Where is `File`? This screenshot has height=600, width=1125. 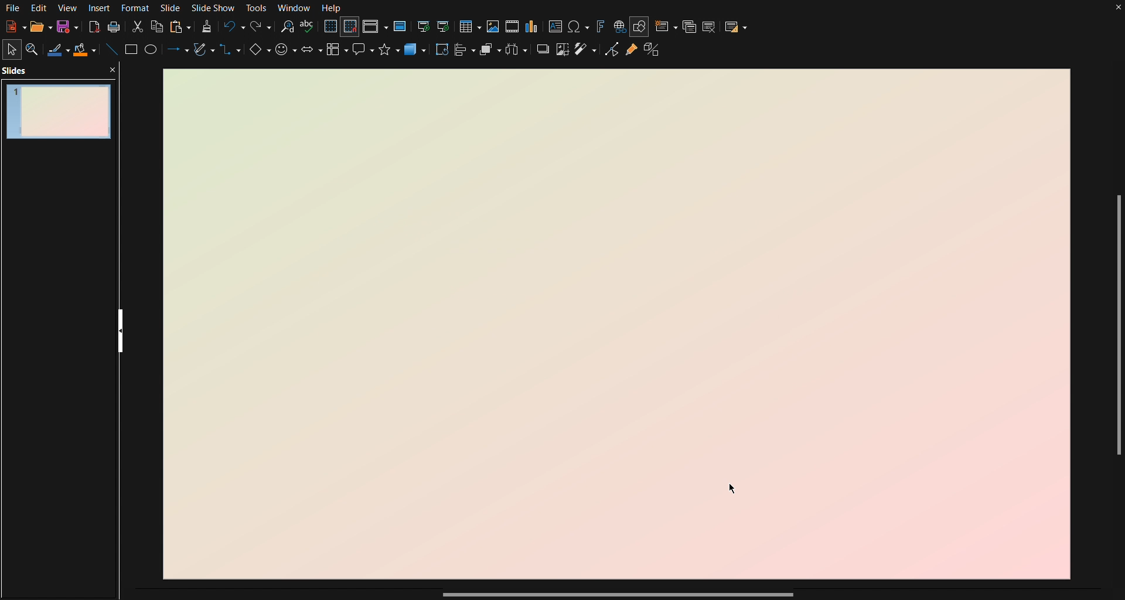 File is located at coordinates (12, 8).